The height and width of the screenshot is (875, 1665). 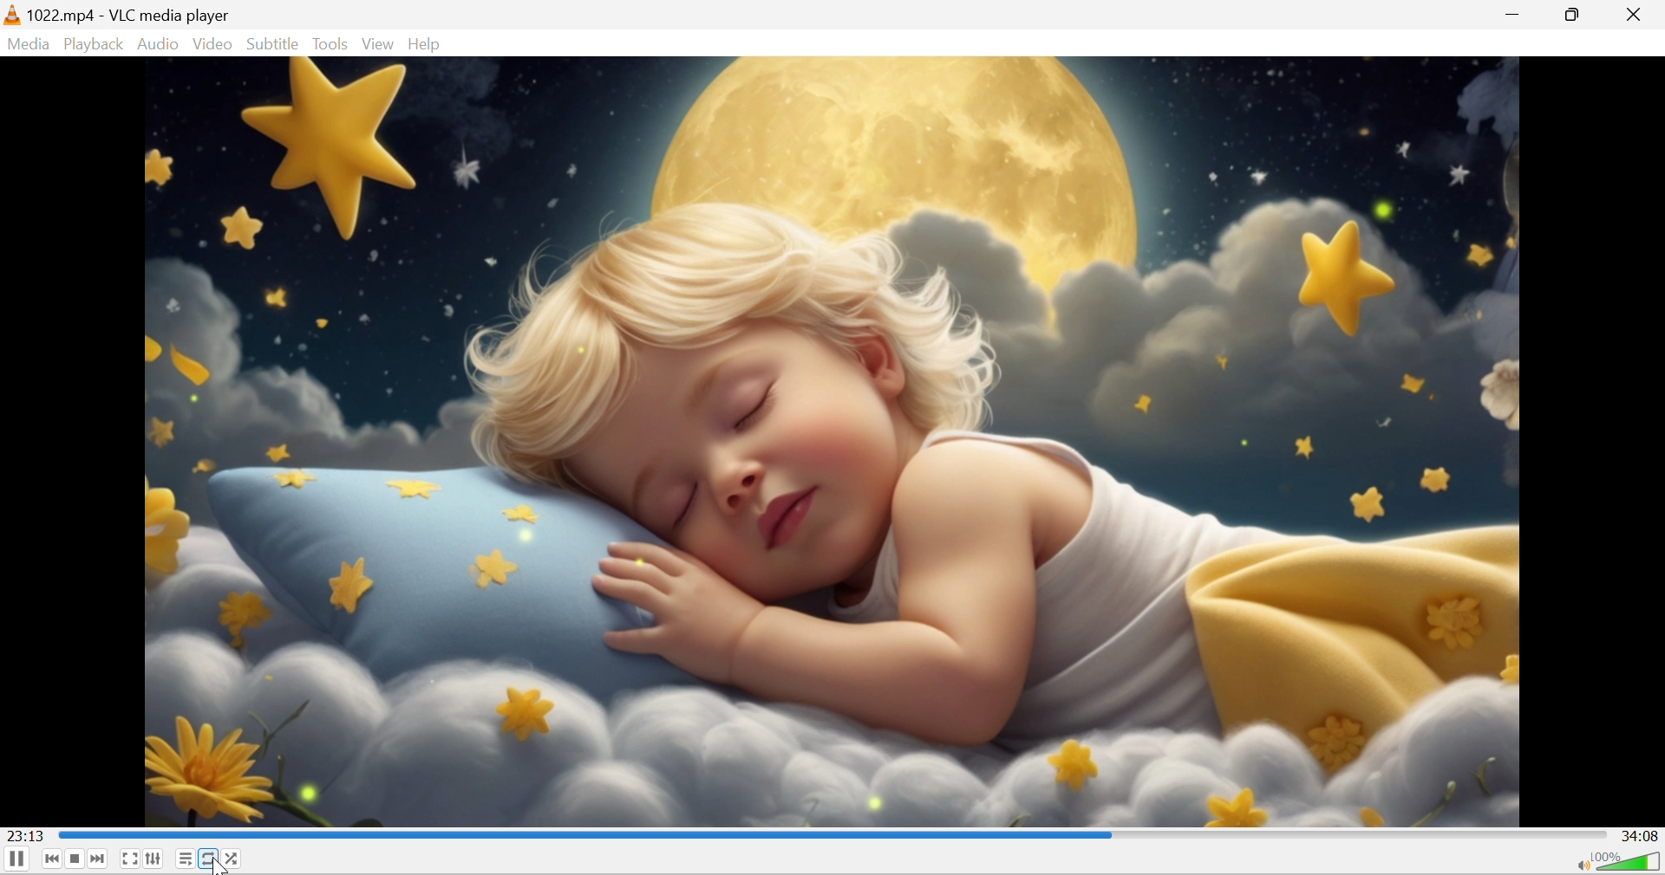 I want to click on Tools, so click(x=332, y=43).